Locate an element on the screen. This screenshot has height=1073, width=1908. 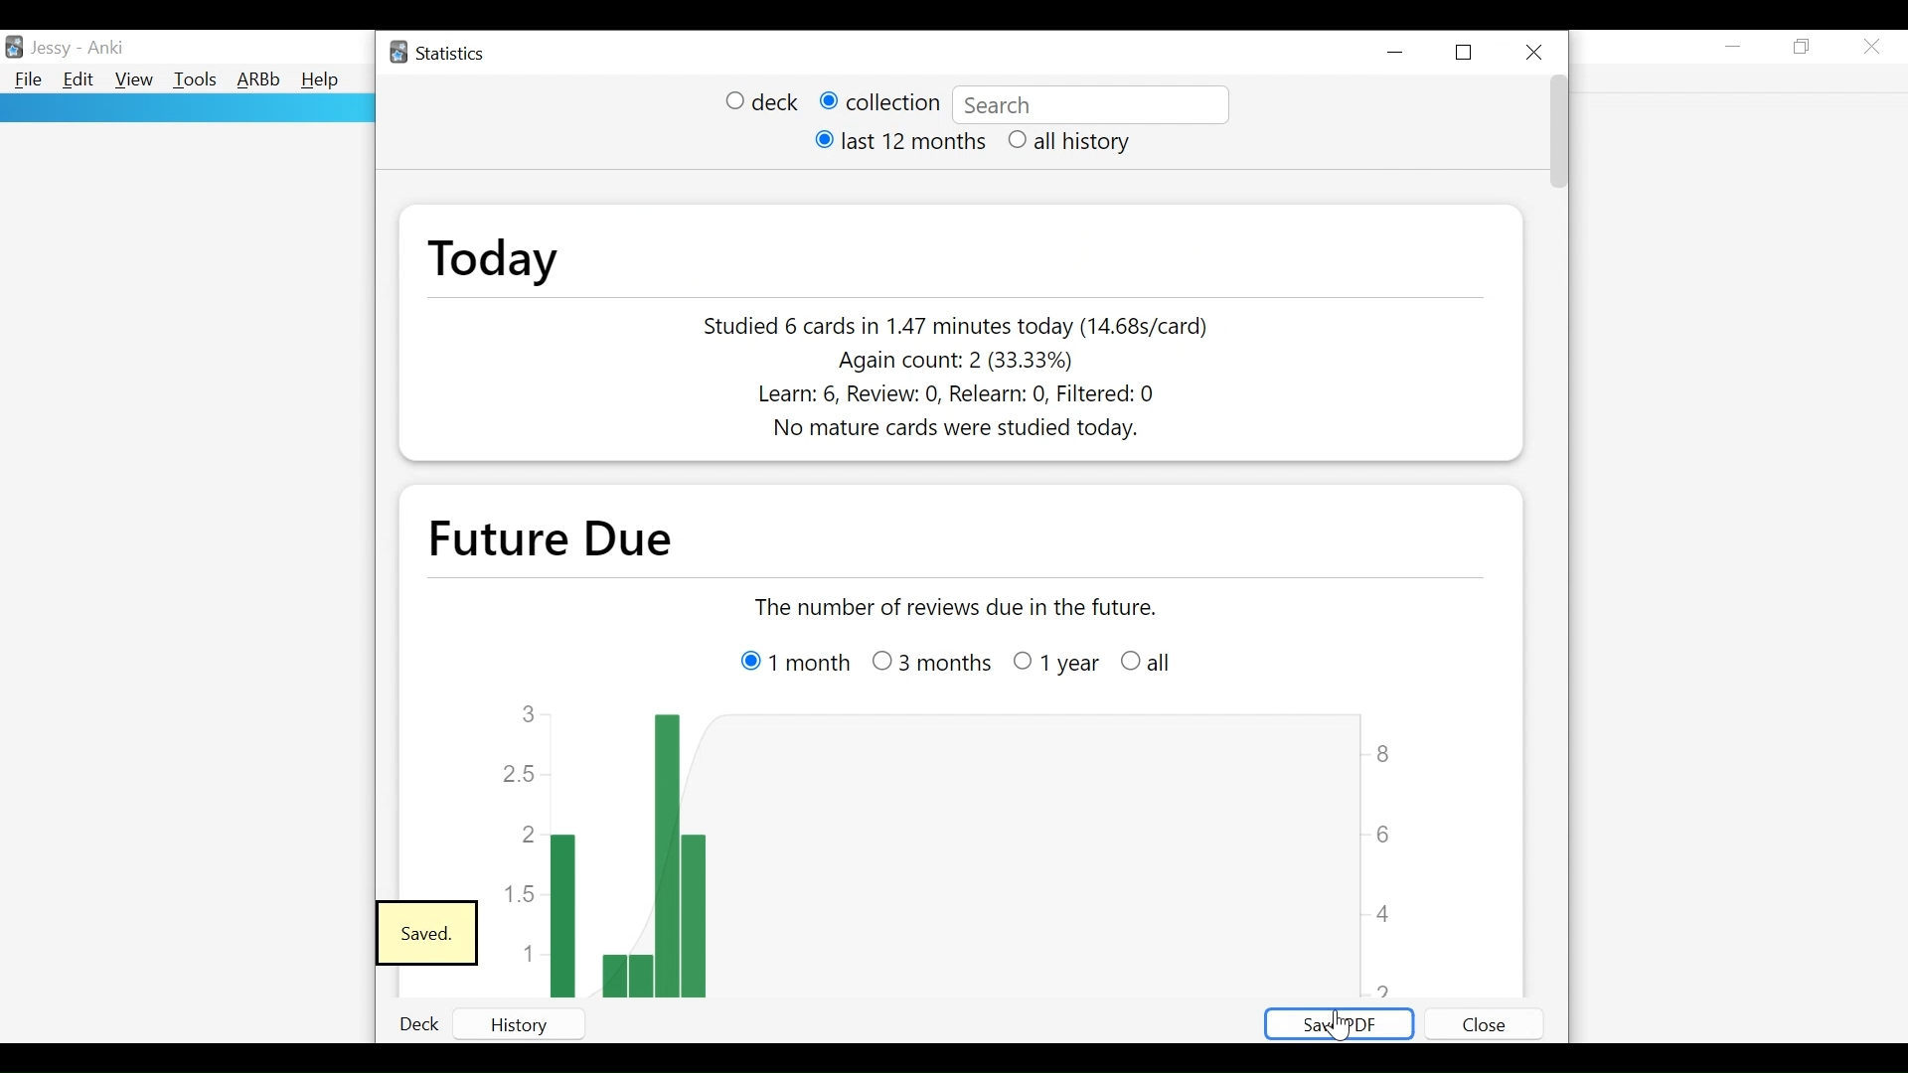
Statistics is located at coordinates (440, 54).